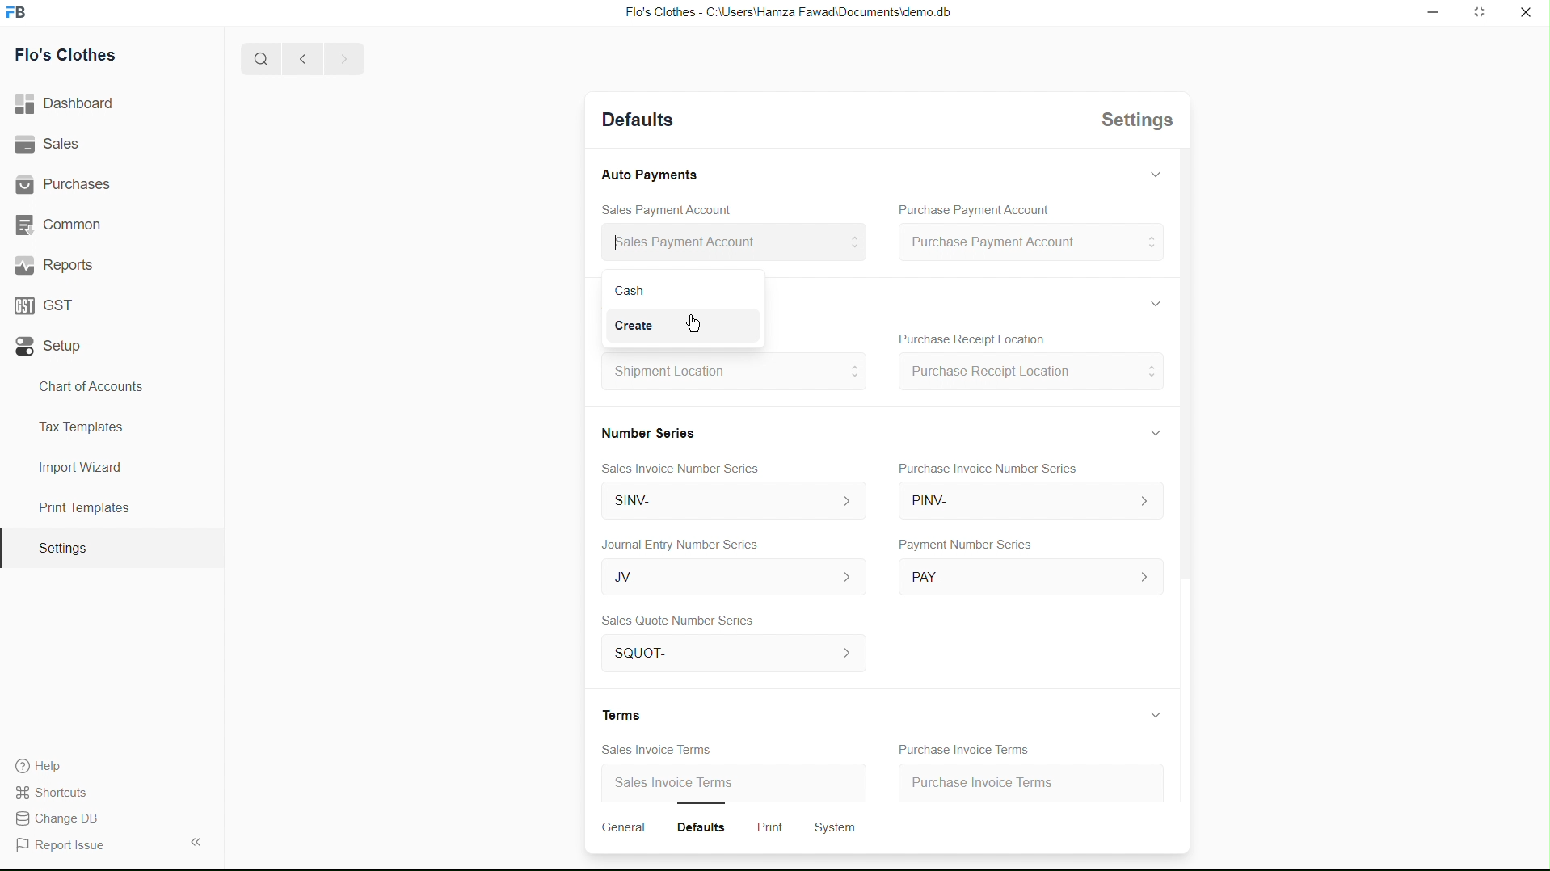 The image size is (1550, 871). What do you see at coordinates (970, 339) in the screenshot?
I see `Purchase Receipt Location` at bounding box center [970, 339].